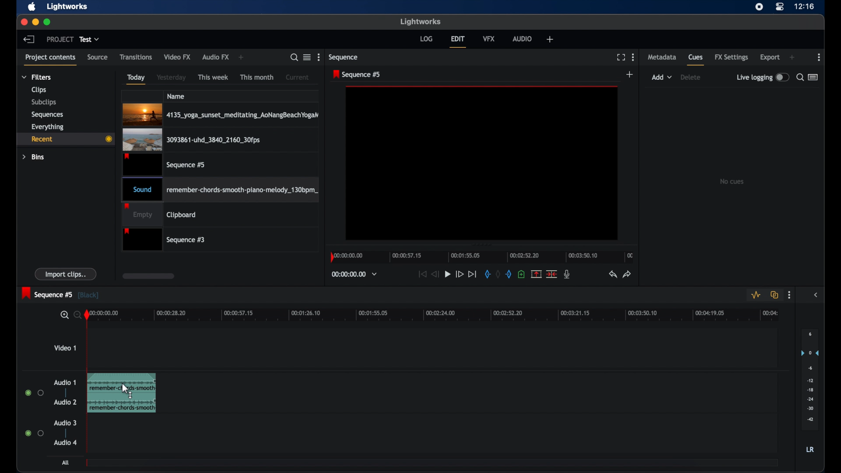 This screenshot has height=473, width=841. I want to click on audio fx, so click(215, 57).